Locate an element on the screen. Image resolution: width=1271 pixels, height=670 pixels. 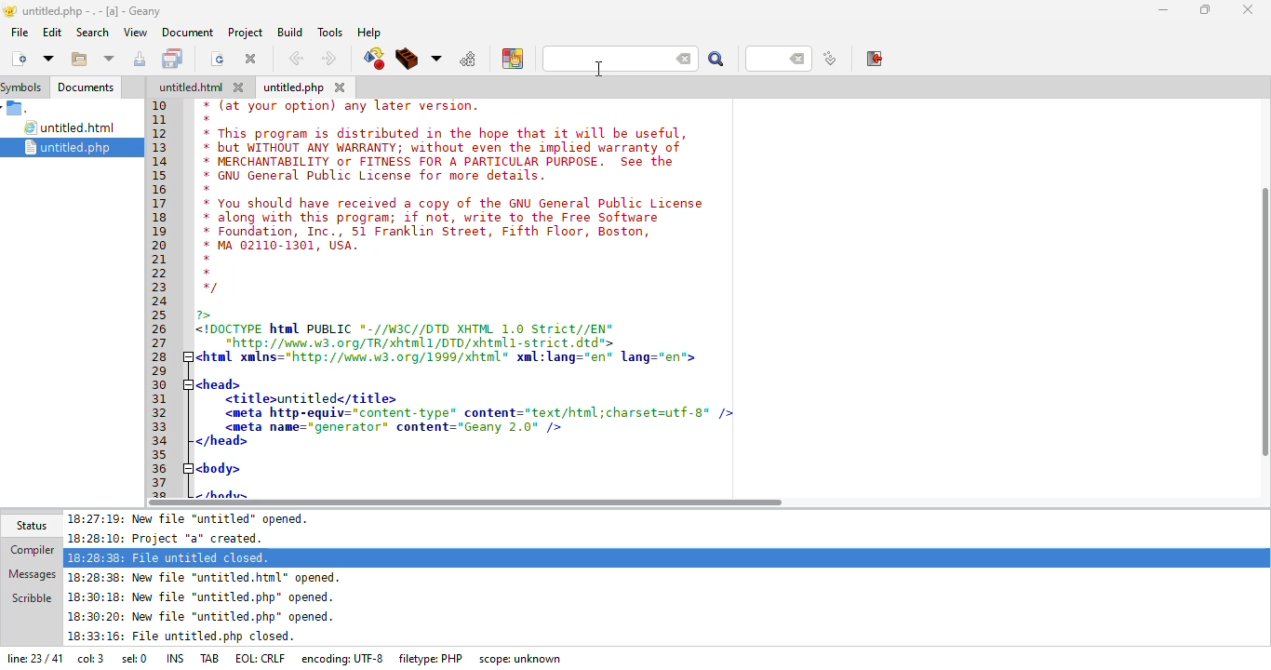
documents is located at coordinates (86, 87).